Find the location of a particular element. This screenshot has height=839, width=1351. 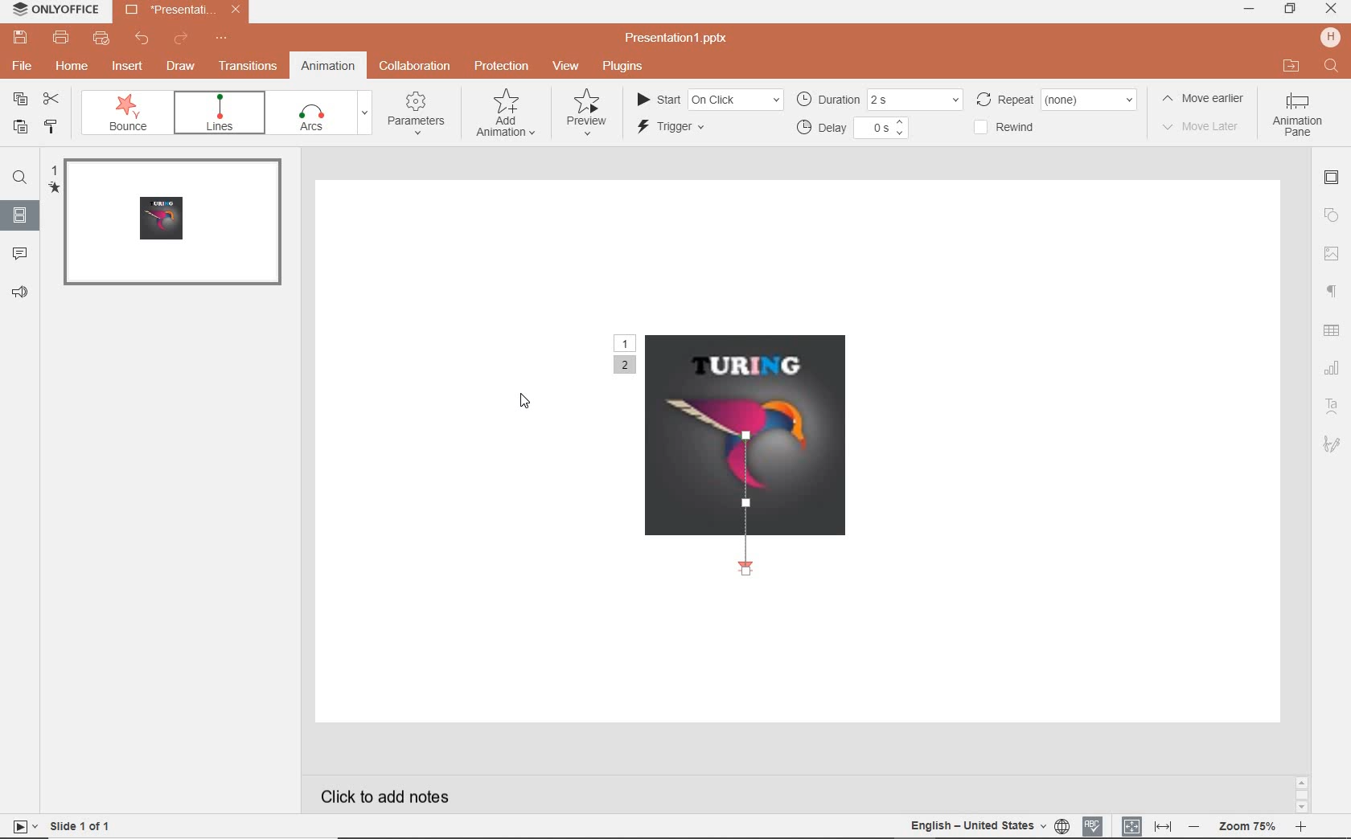

parameters is located at coordinates (423, 115).